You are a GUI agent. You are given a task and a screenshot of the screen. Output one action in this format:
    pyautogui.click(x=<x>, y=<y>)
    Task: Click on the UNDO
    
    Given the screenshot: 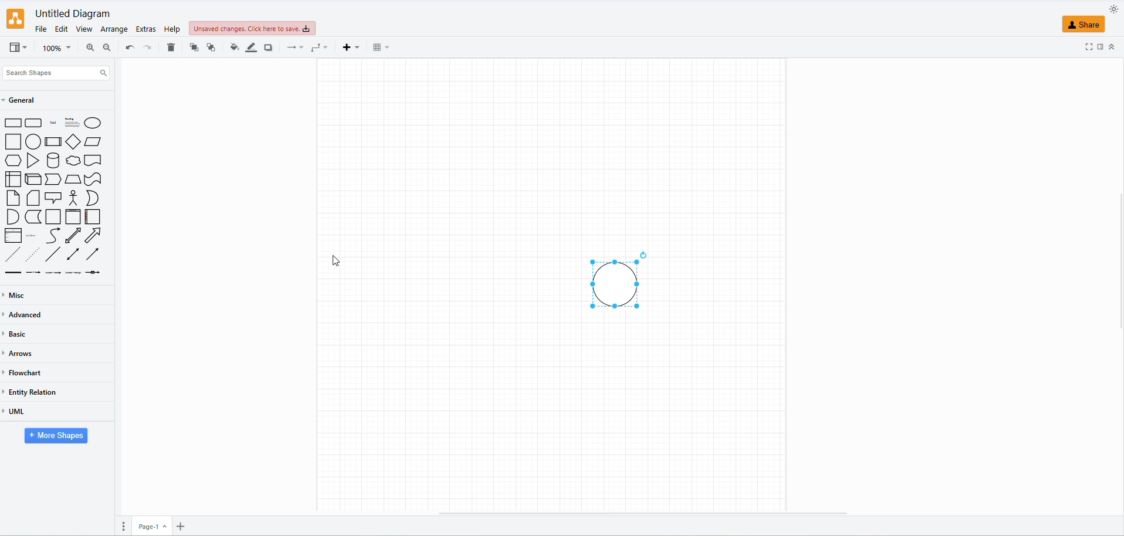 What is the action you would take?
    pyautogui.click(x=128, y=48)
    